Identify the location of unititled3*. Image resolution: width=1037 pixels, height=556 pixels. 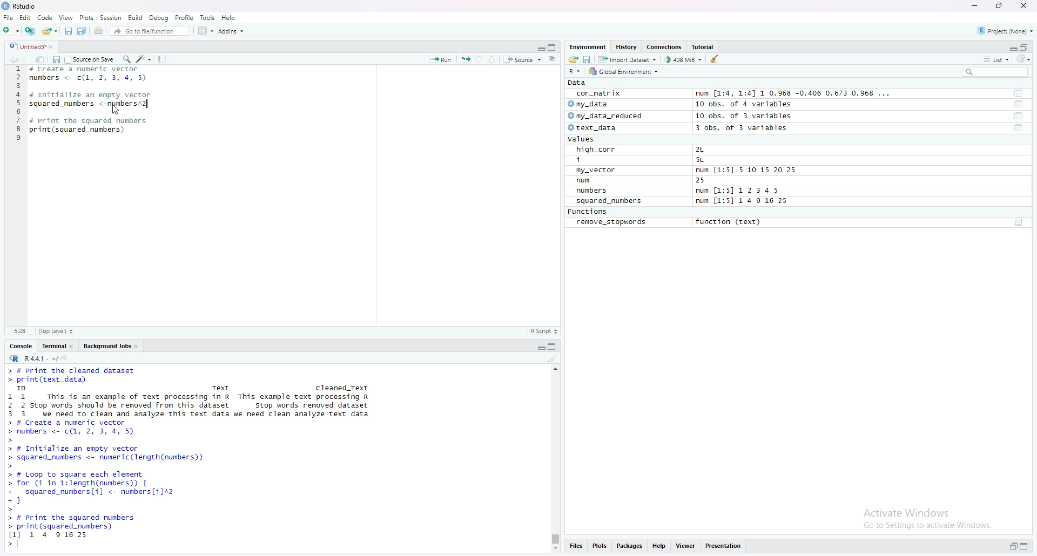
(25, 46).